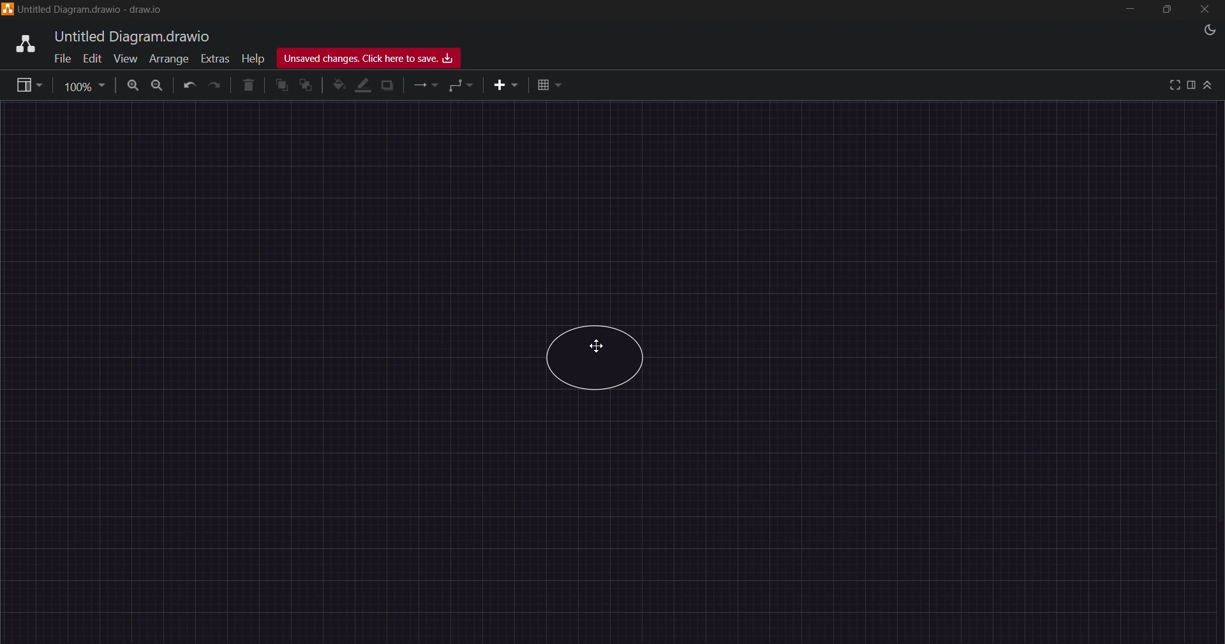  What do you see at coordinates (1173, 85) in the screenshot?
I see `full screen` at bounding box center [1173, 85].